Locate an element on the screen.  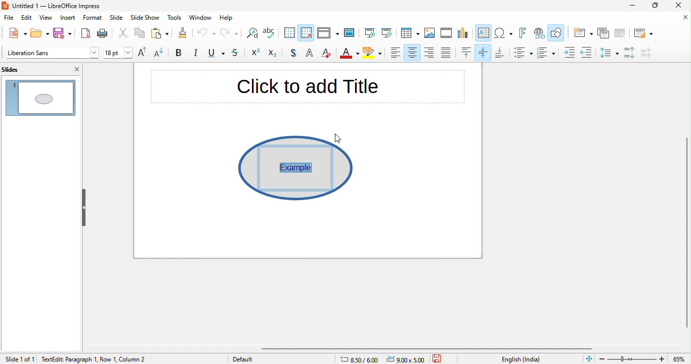
increase paragraph spacing is located at coordinates (631, 53).